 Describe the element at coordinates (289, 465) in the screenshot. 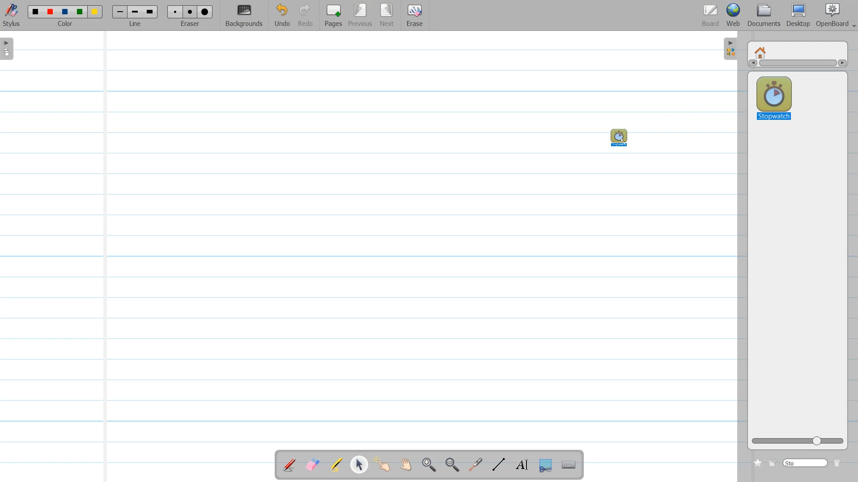

I see `Annotate a Document ` at that location.